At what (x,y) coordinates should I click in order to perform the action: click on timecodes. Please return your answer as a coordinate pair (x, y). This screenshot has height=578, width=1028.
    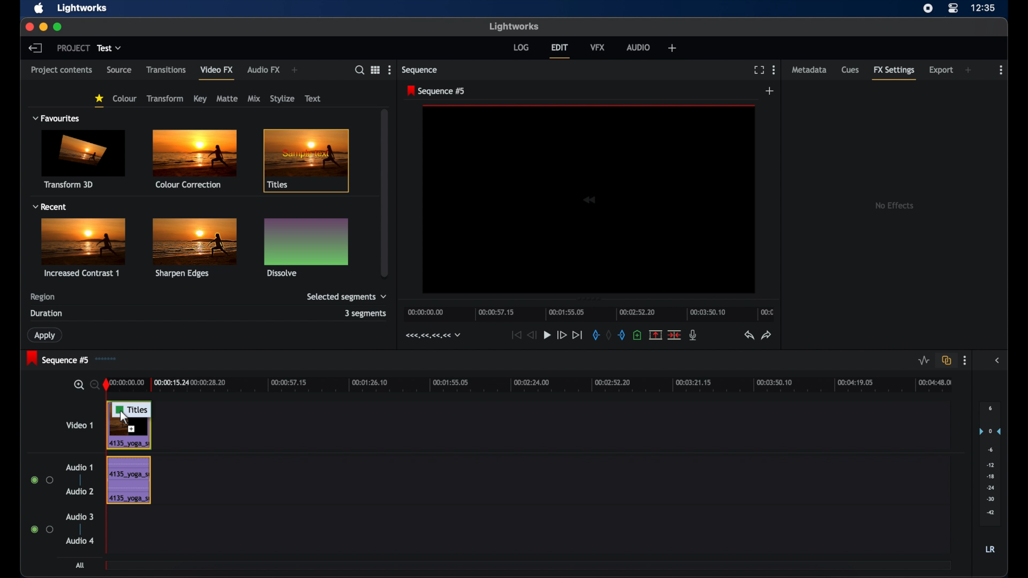
    Looking at the image, I should click on (432, 336).